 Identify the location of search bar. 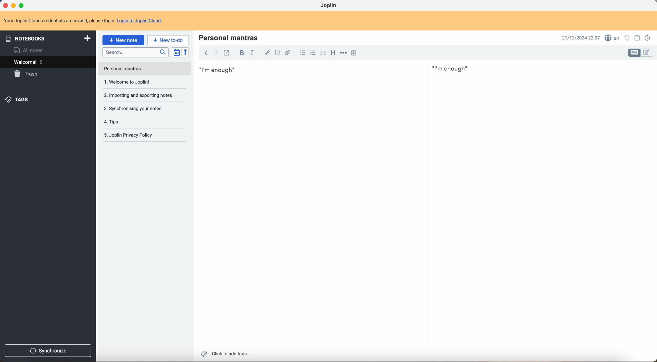
(136, 53).